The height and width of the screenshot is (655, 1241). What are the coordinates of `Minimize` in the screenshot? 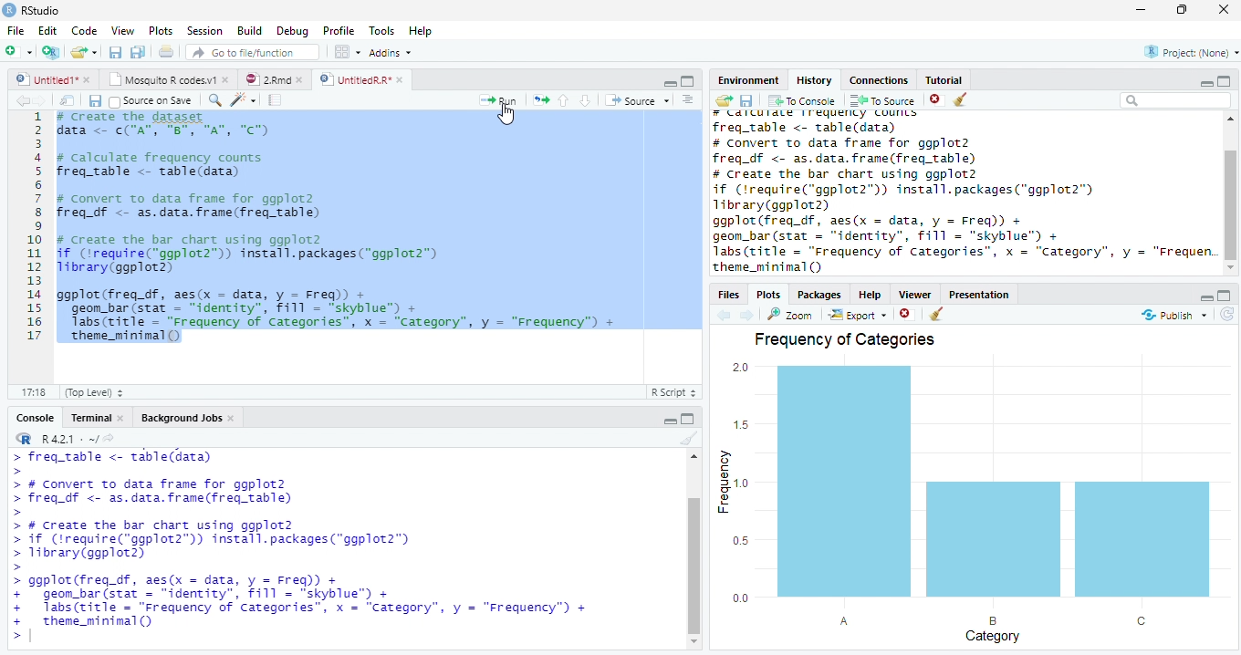 It's located at (1205, 84).